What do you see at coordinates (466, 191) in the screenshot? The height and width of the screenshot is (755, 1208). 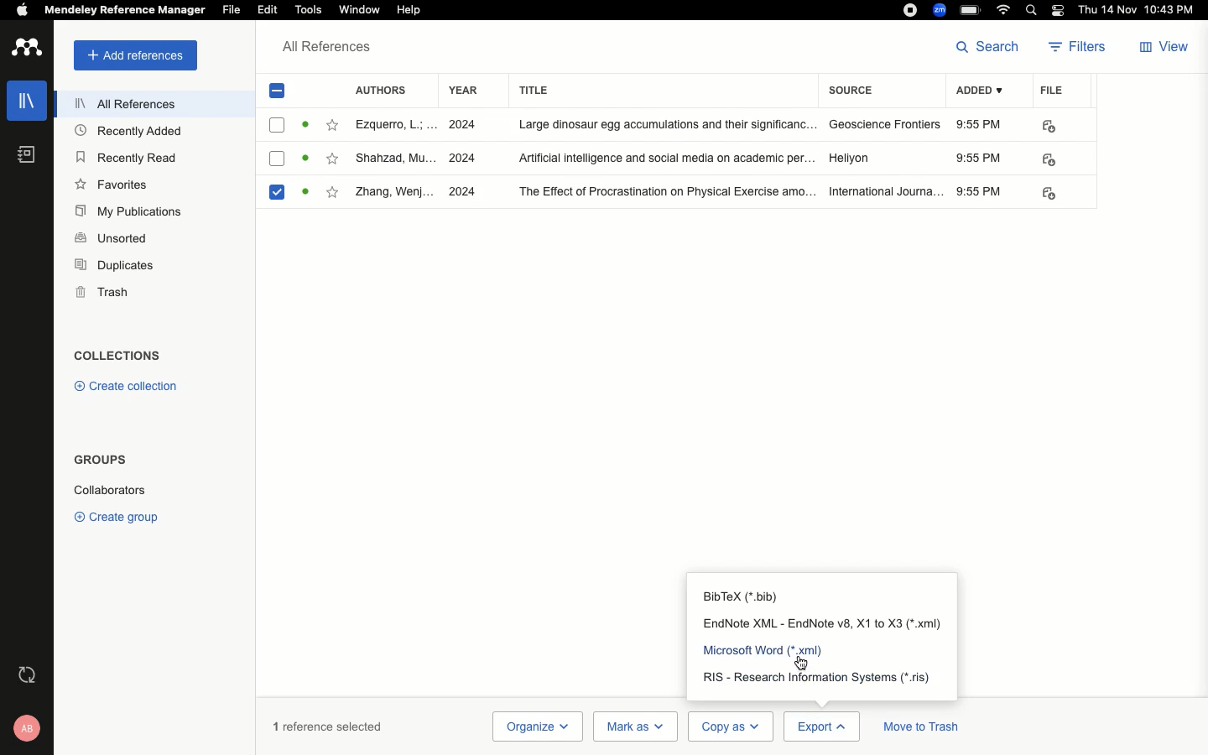 I see `2024` at bounding box center [466, 191].